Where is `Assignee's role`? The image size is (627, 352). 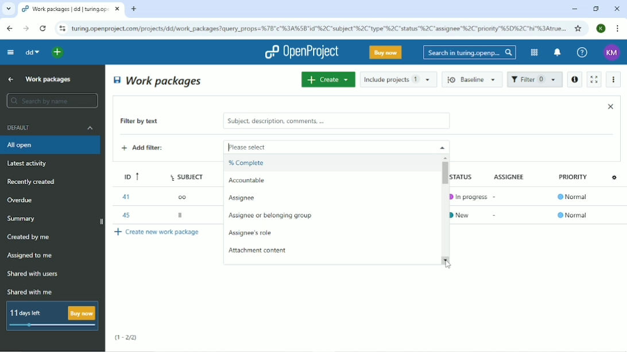
Assignee's role is located at coordinates (252, 233).